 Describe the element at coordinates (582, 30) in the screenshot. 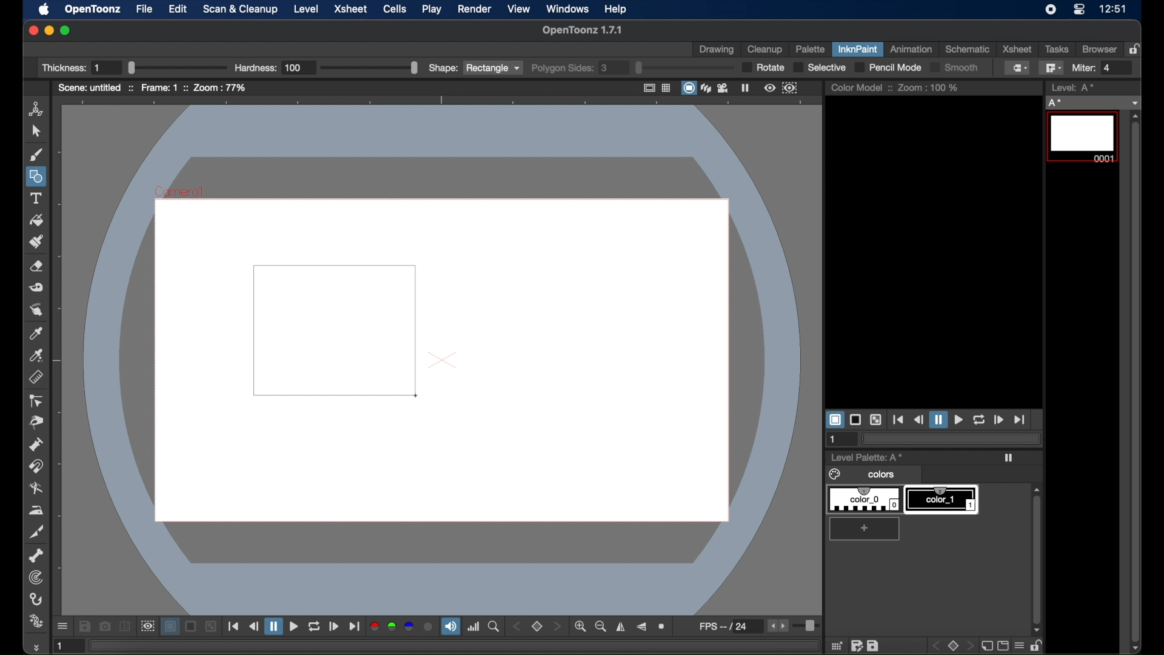

I see `OpenToonz 1.7.1` at that location.